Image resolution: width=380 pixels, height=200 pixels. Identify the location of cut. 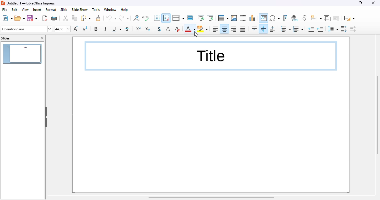
(65, 18).